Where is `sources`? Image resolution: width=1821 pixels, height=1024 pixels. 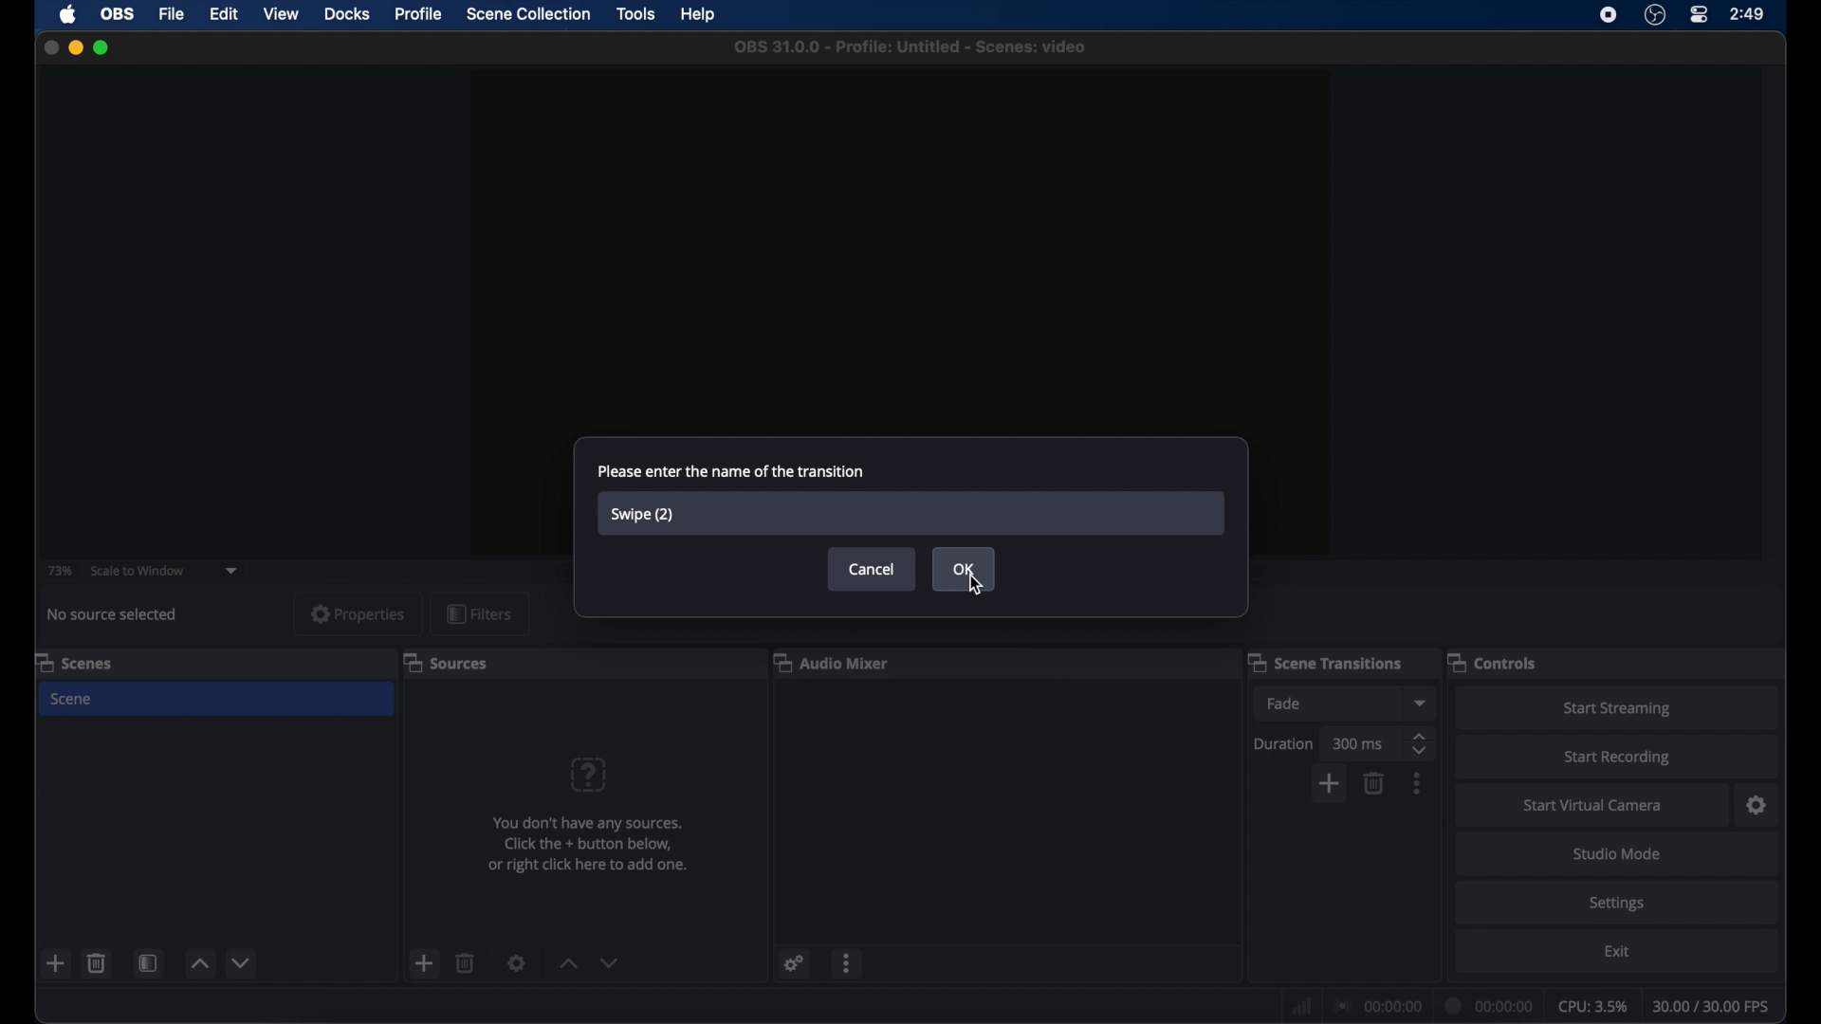 sources is located at coordinates (445, 664).